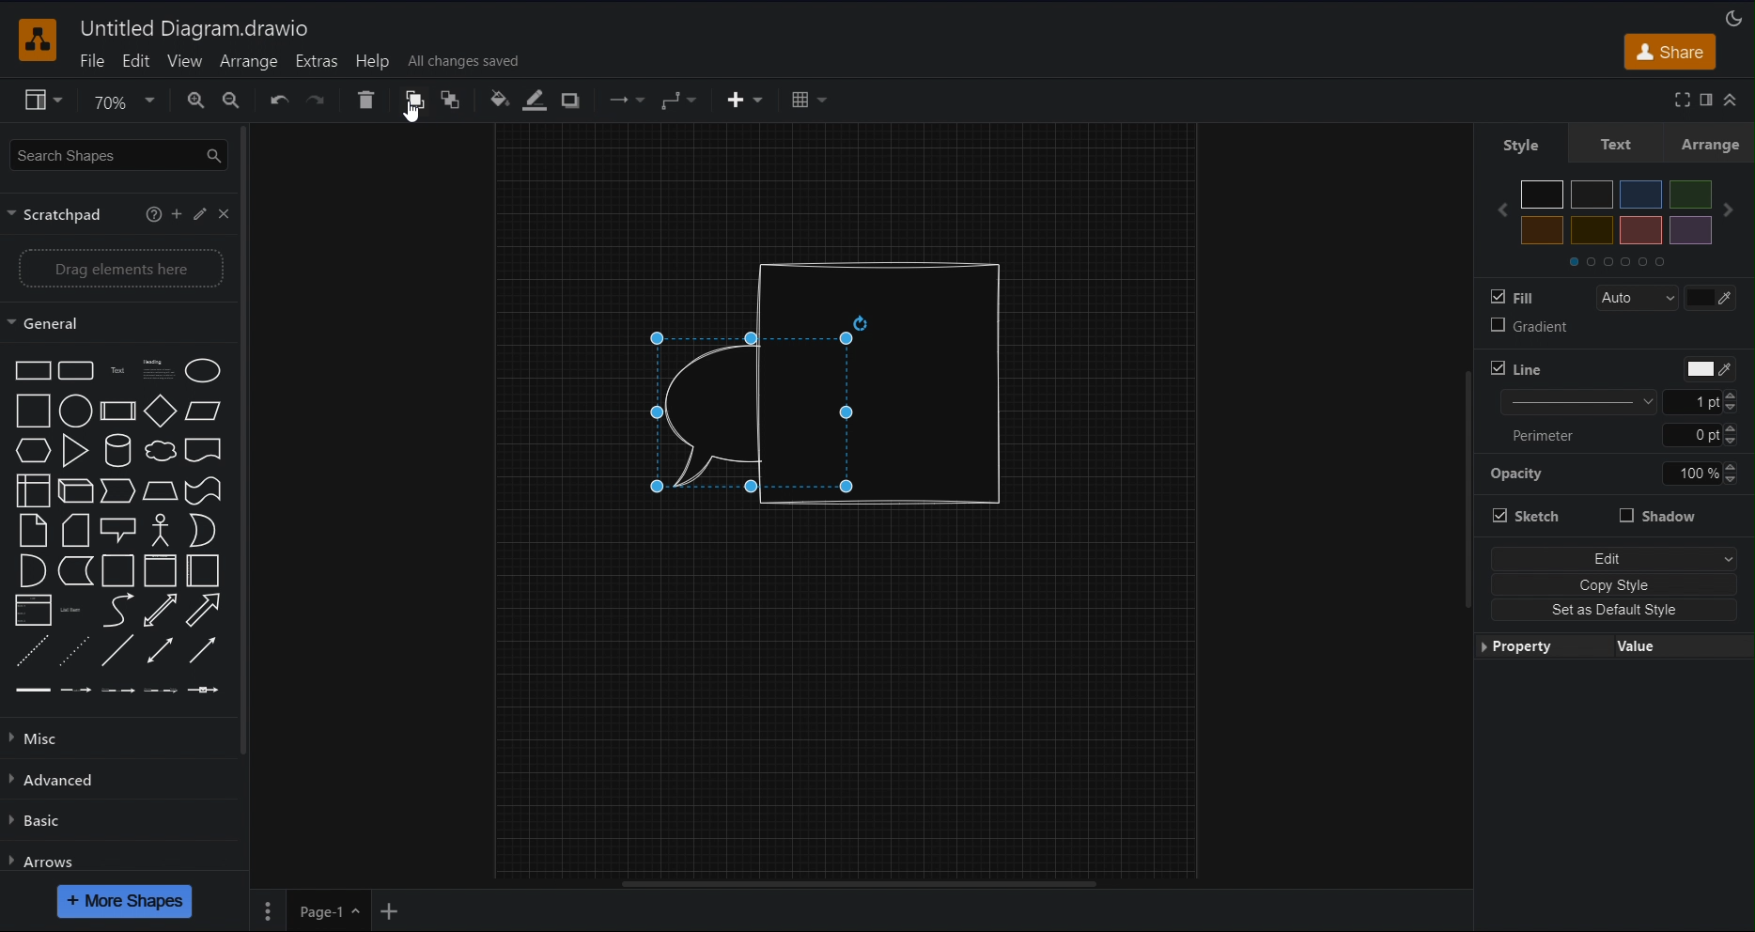  Describe the element at coordinates (1639, 298) in the screenshot. I see `Auto` at that location.